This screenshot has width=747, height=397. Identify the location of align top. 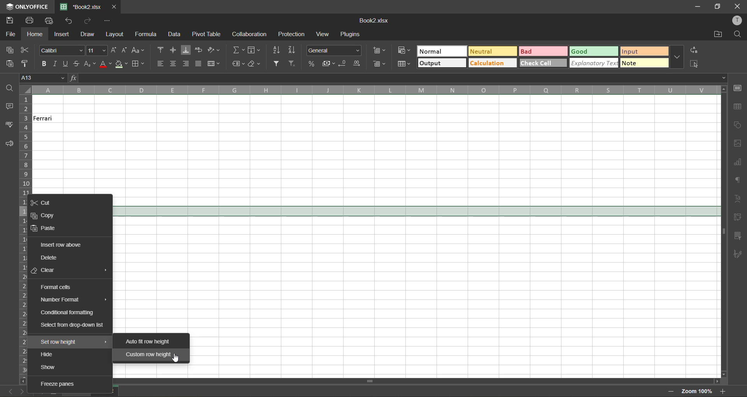
(162, 49).